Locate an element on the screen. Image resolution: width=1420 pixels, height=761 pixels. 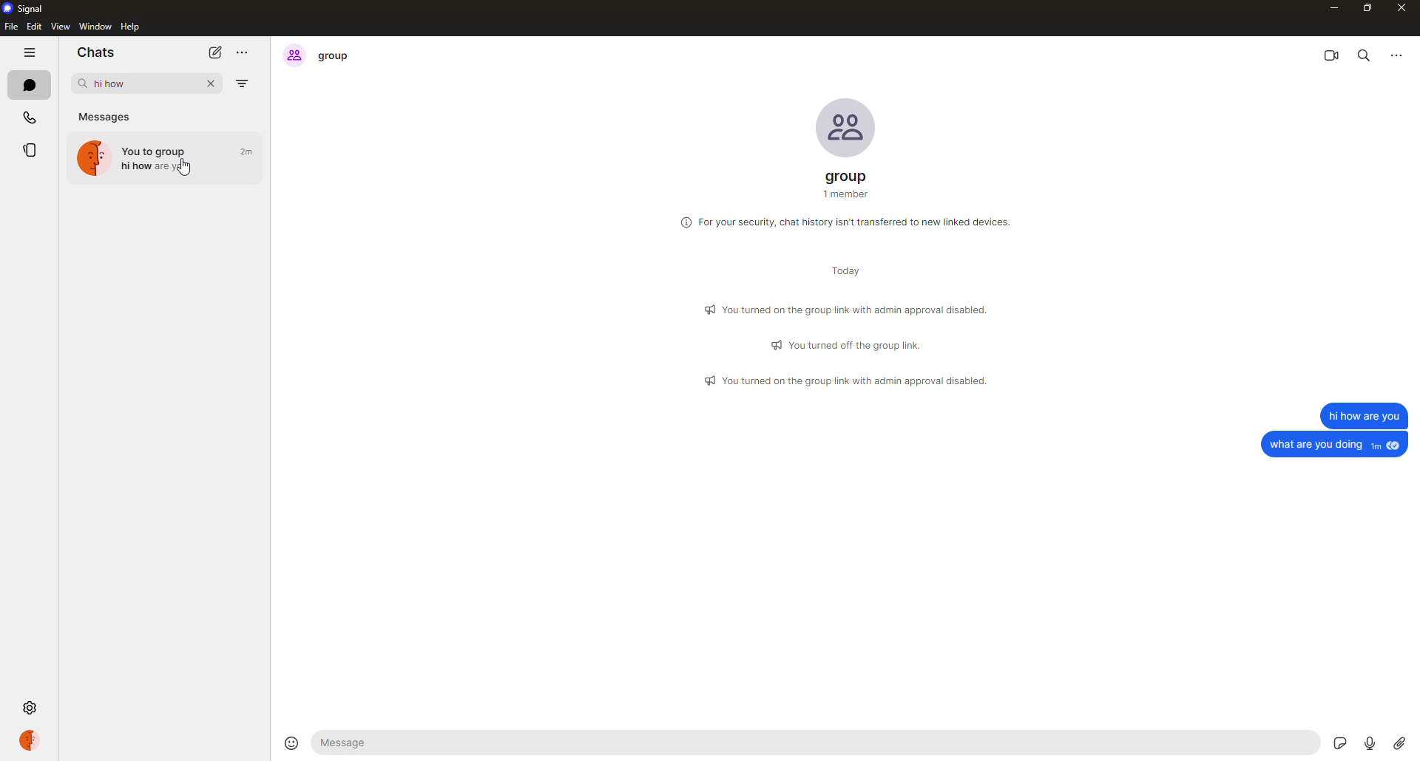
info is located at coordinates (849, 307).